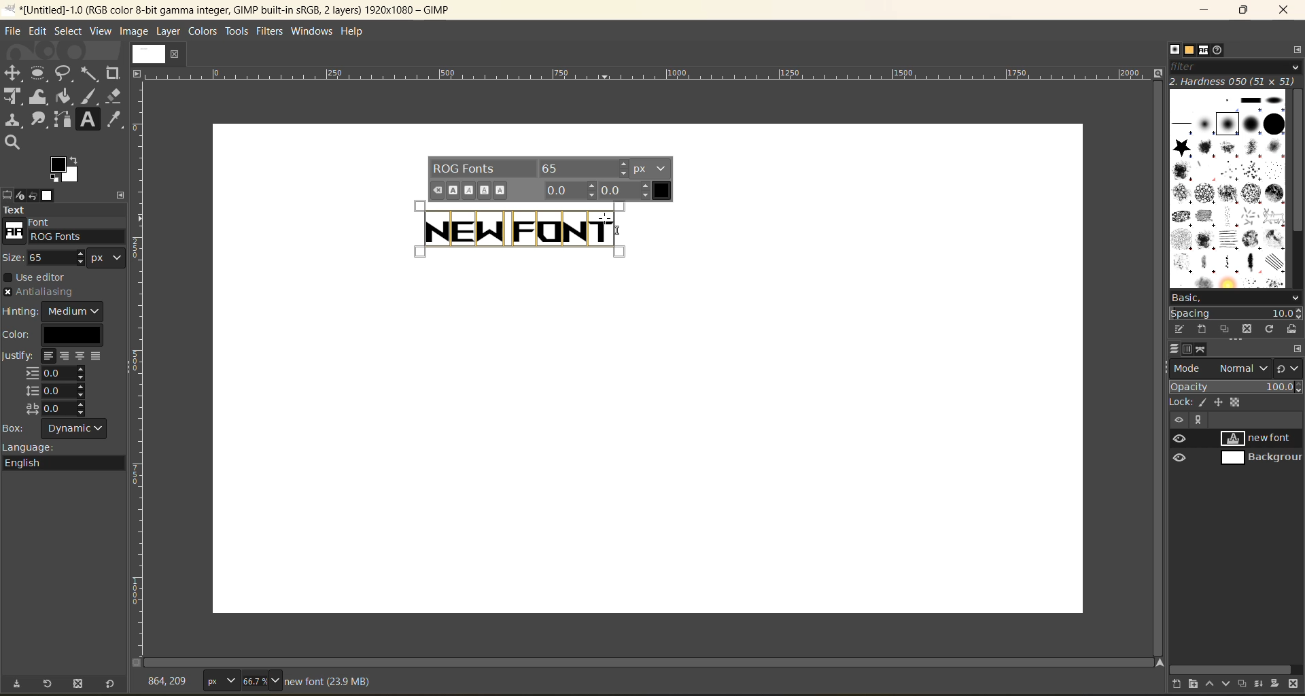 This screenshot has width=1305, height=696. What do you see at coordinates (121, 193) in the screenshot?
I see `configure` at bounding box center [121, 193].